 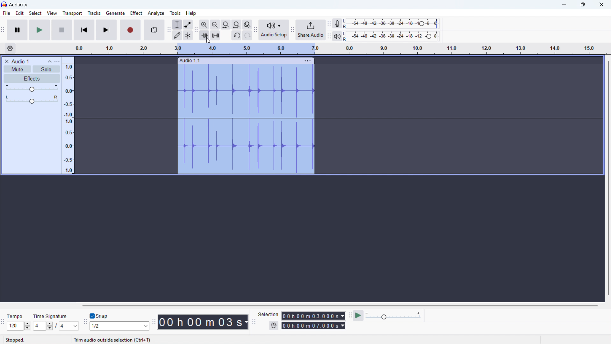 What do you see at coordinates (119, 326) in the screenshot?
I see `1/2 (select snap)` at bounding box center [119, 326].